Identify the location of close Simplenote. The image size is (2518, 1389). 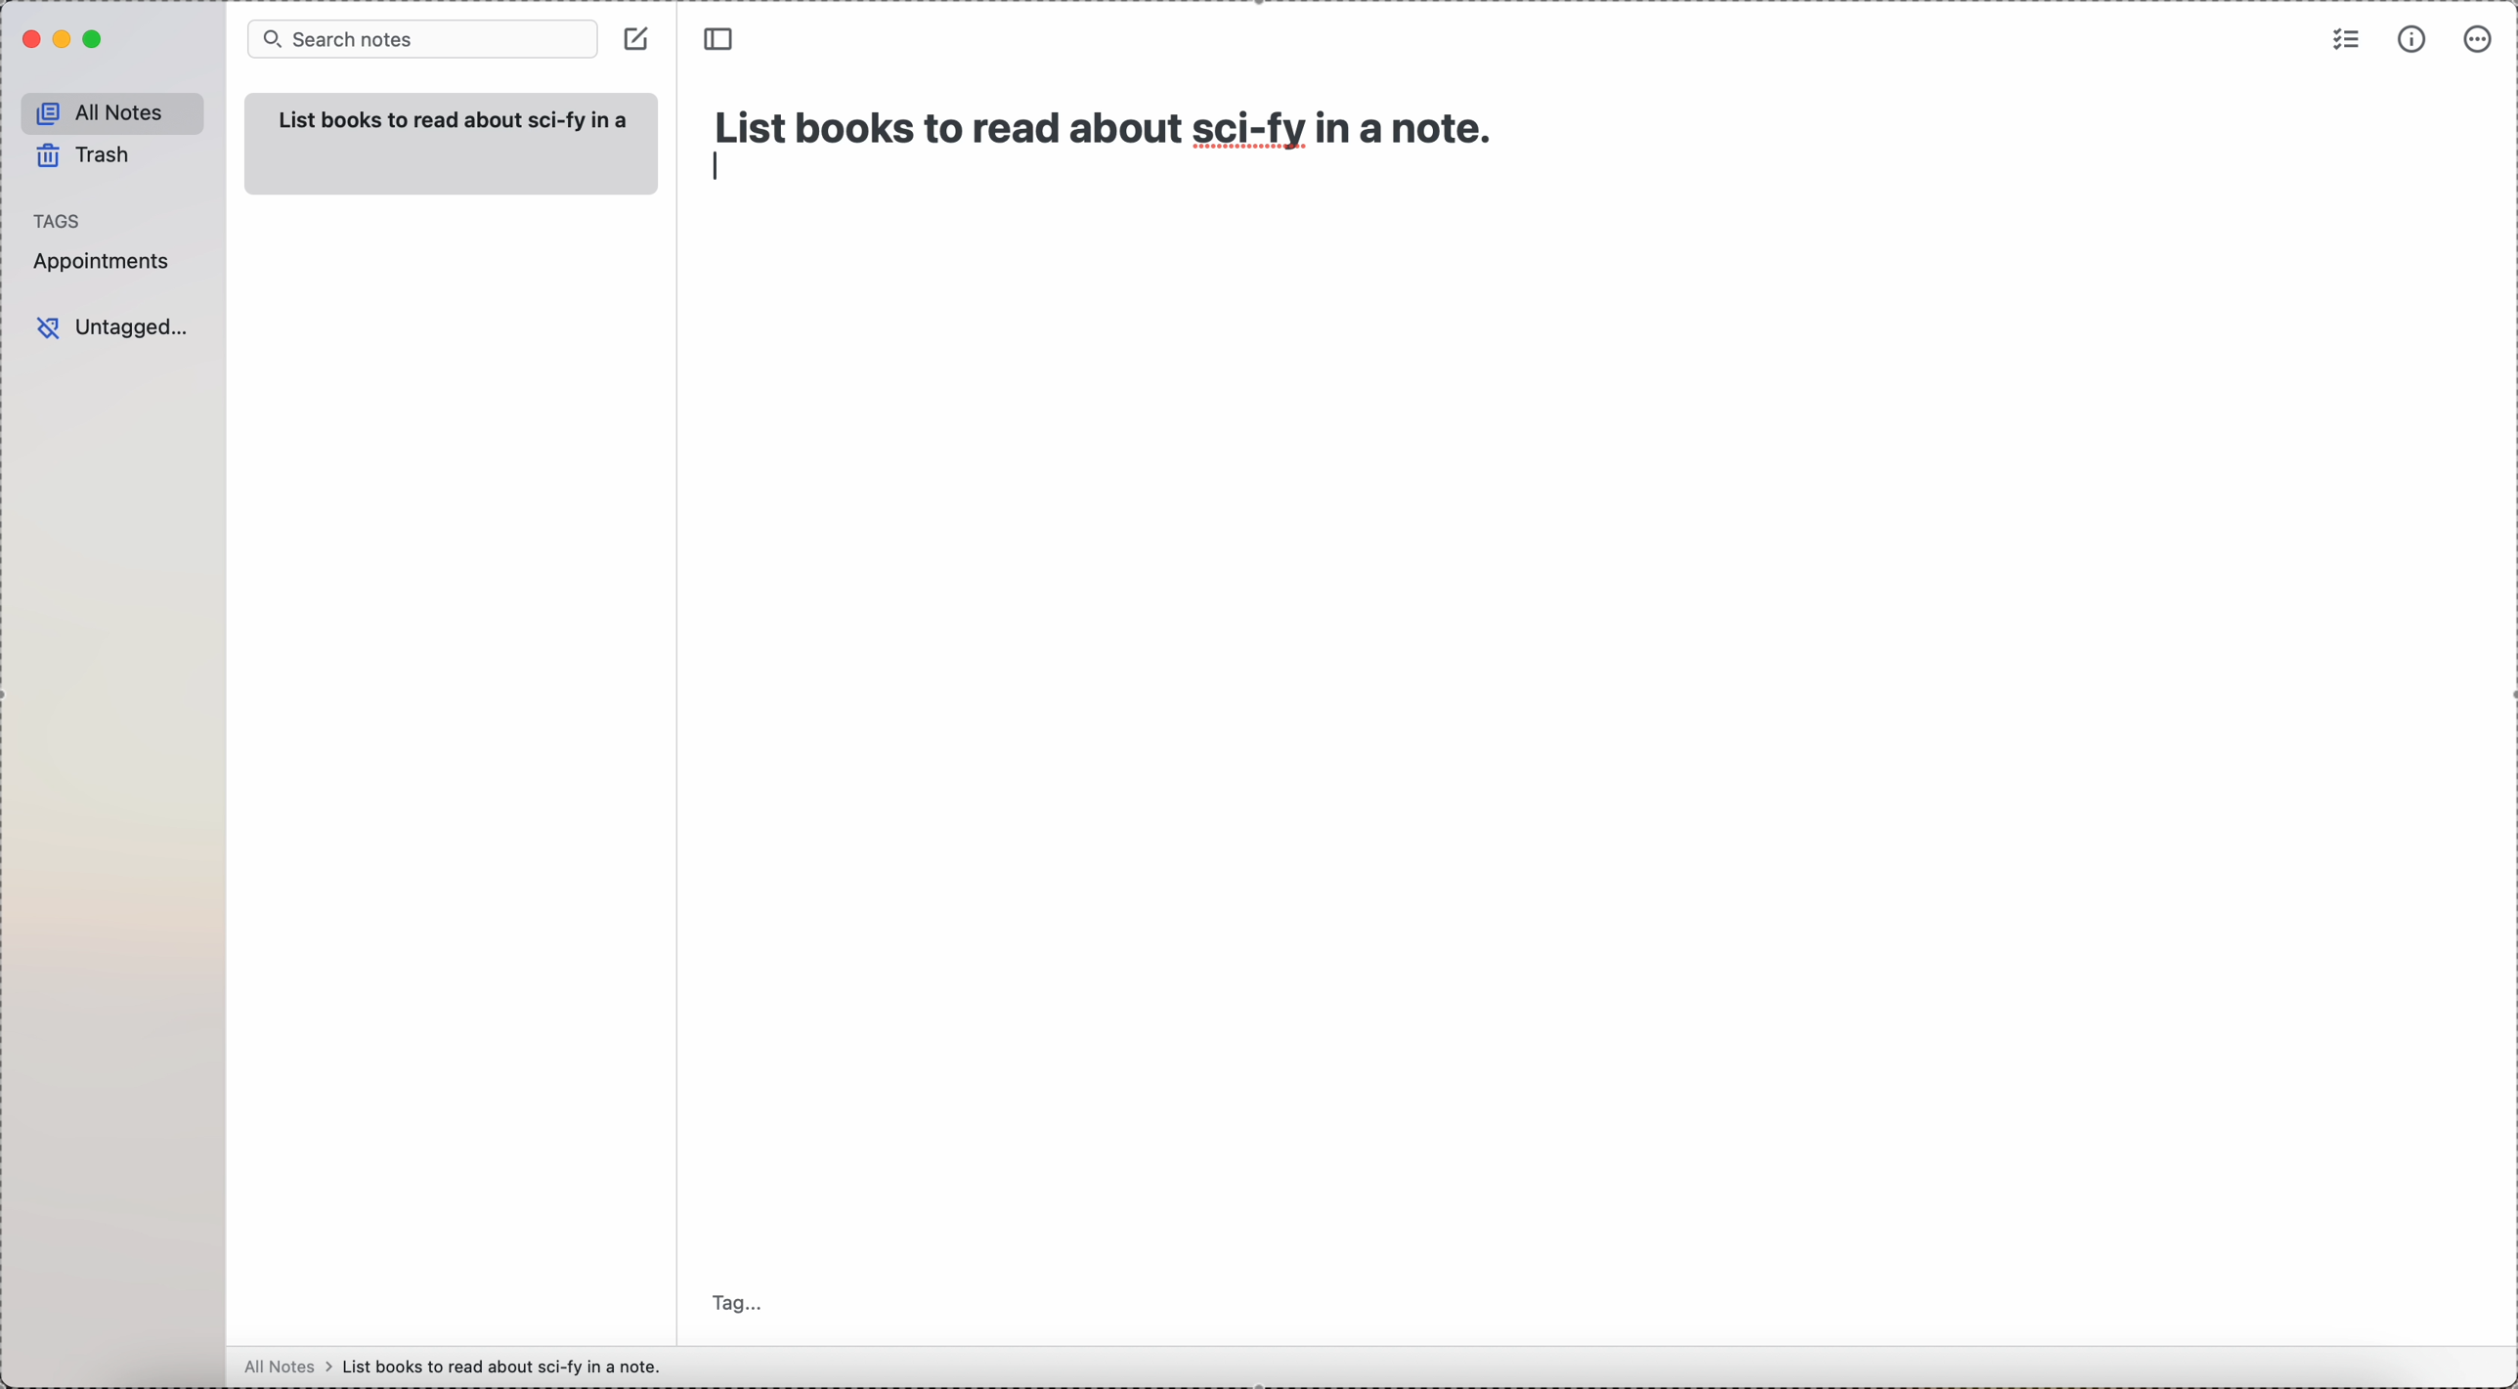
(27, 39).